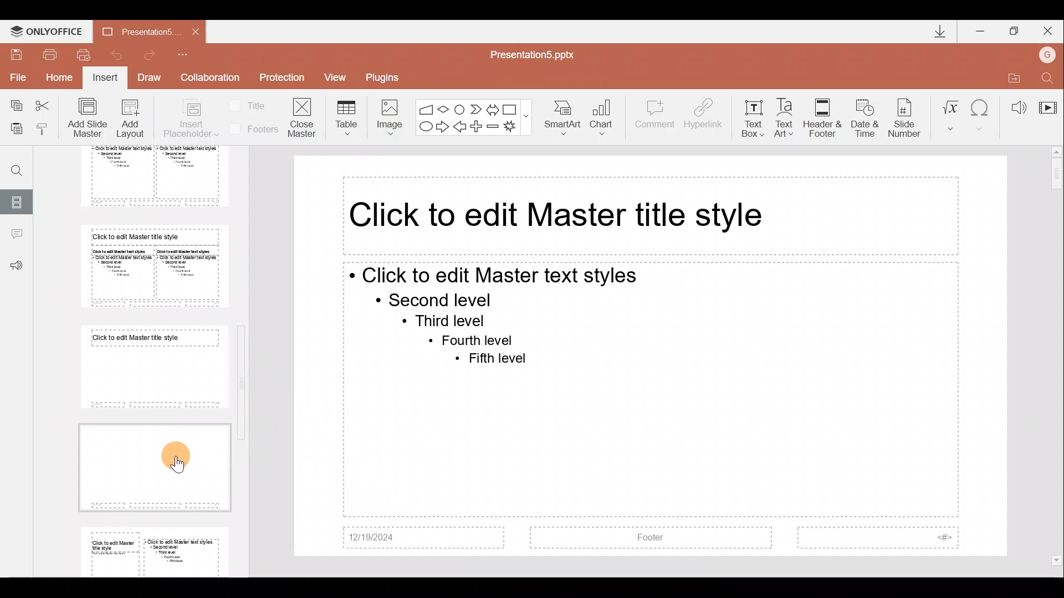 The image size is (1064, 598). Describe the element at coordinates (492, 107) in the screenshot. I see `Left right arrow` at that location.